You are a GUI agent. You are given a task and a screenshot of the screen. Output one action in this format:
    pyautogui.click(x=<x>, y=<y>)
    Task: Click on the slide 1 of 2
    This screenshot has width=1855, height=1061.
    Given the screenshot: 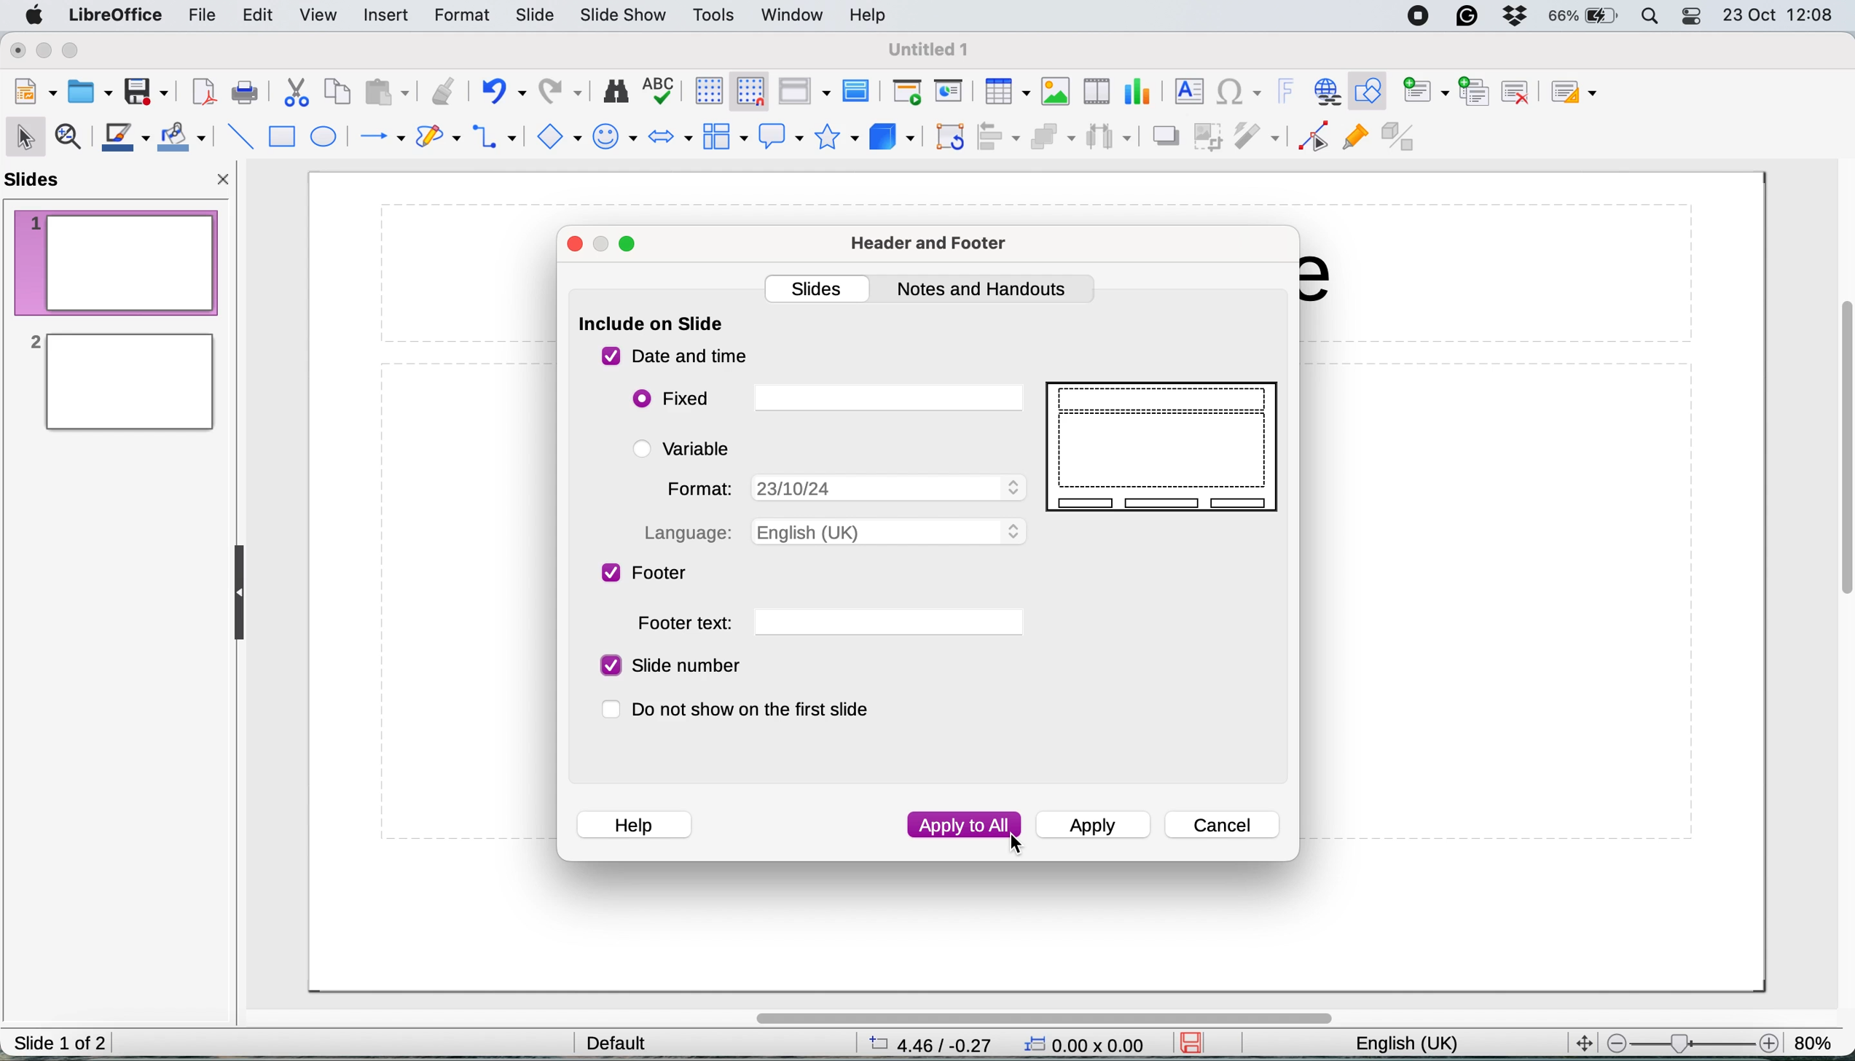 What is the action you would take?
    pyautogui.click(x=60, y=1044)
    